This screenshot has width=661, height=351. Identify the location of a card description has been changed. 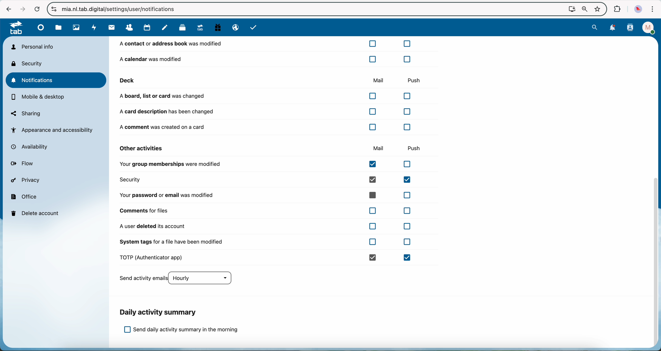
(265, 112).